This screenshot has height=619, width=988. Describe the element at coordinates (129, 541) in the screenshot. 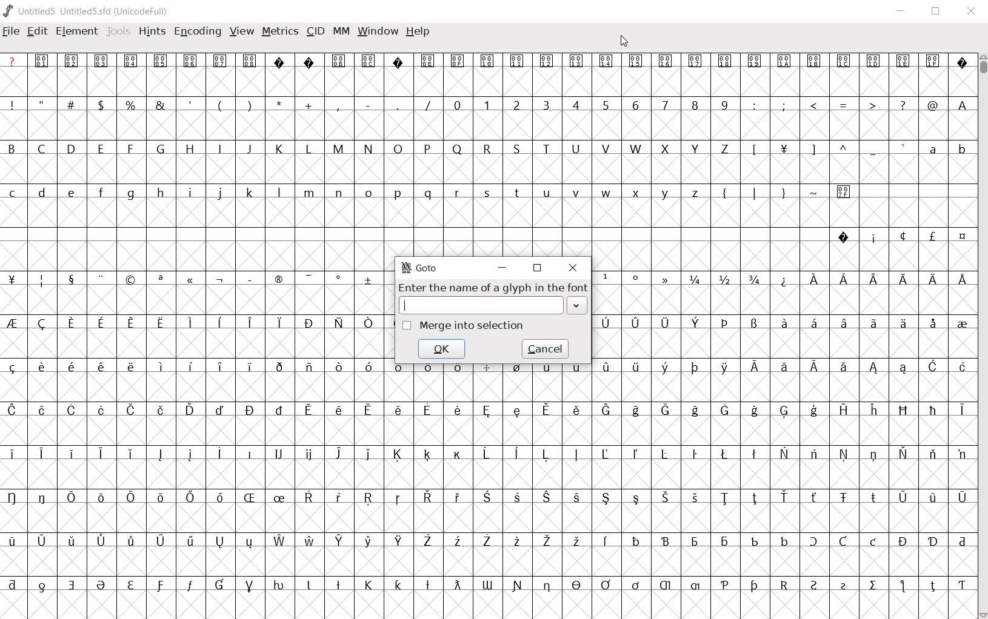

I see `Symbol` at that location.